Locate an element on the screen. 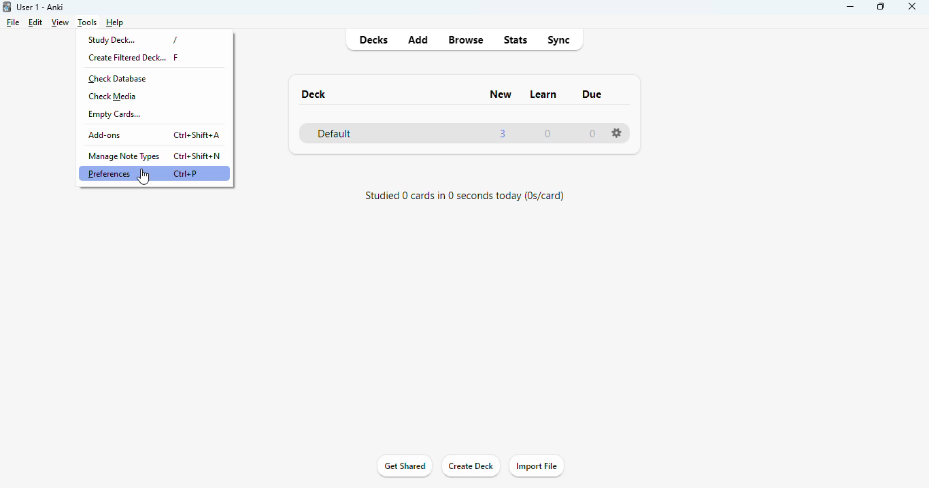 The height and width of the screenshot is (488, 929). deck is located at coordinates (314, 94).